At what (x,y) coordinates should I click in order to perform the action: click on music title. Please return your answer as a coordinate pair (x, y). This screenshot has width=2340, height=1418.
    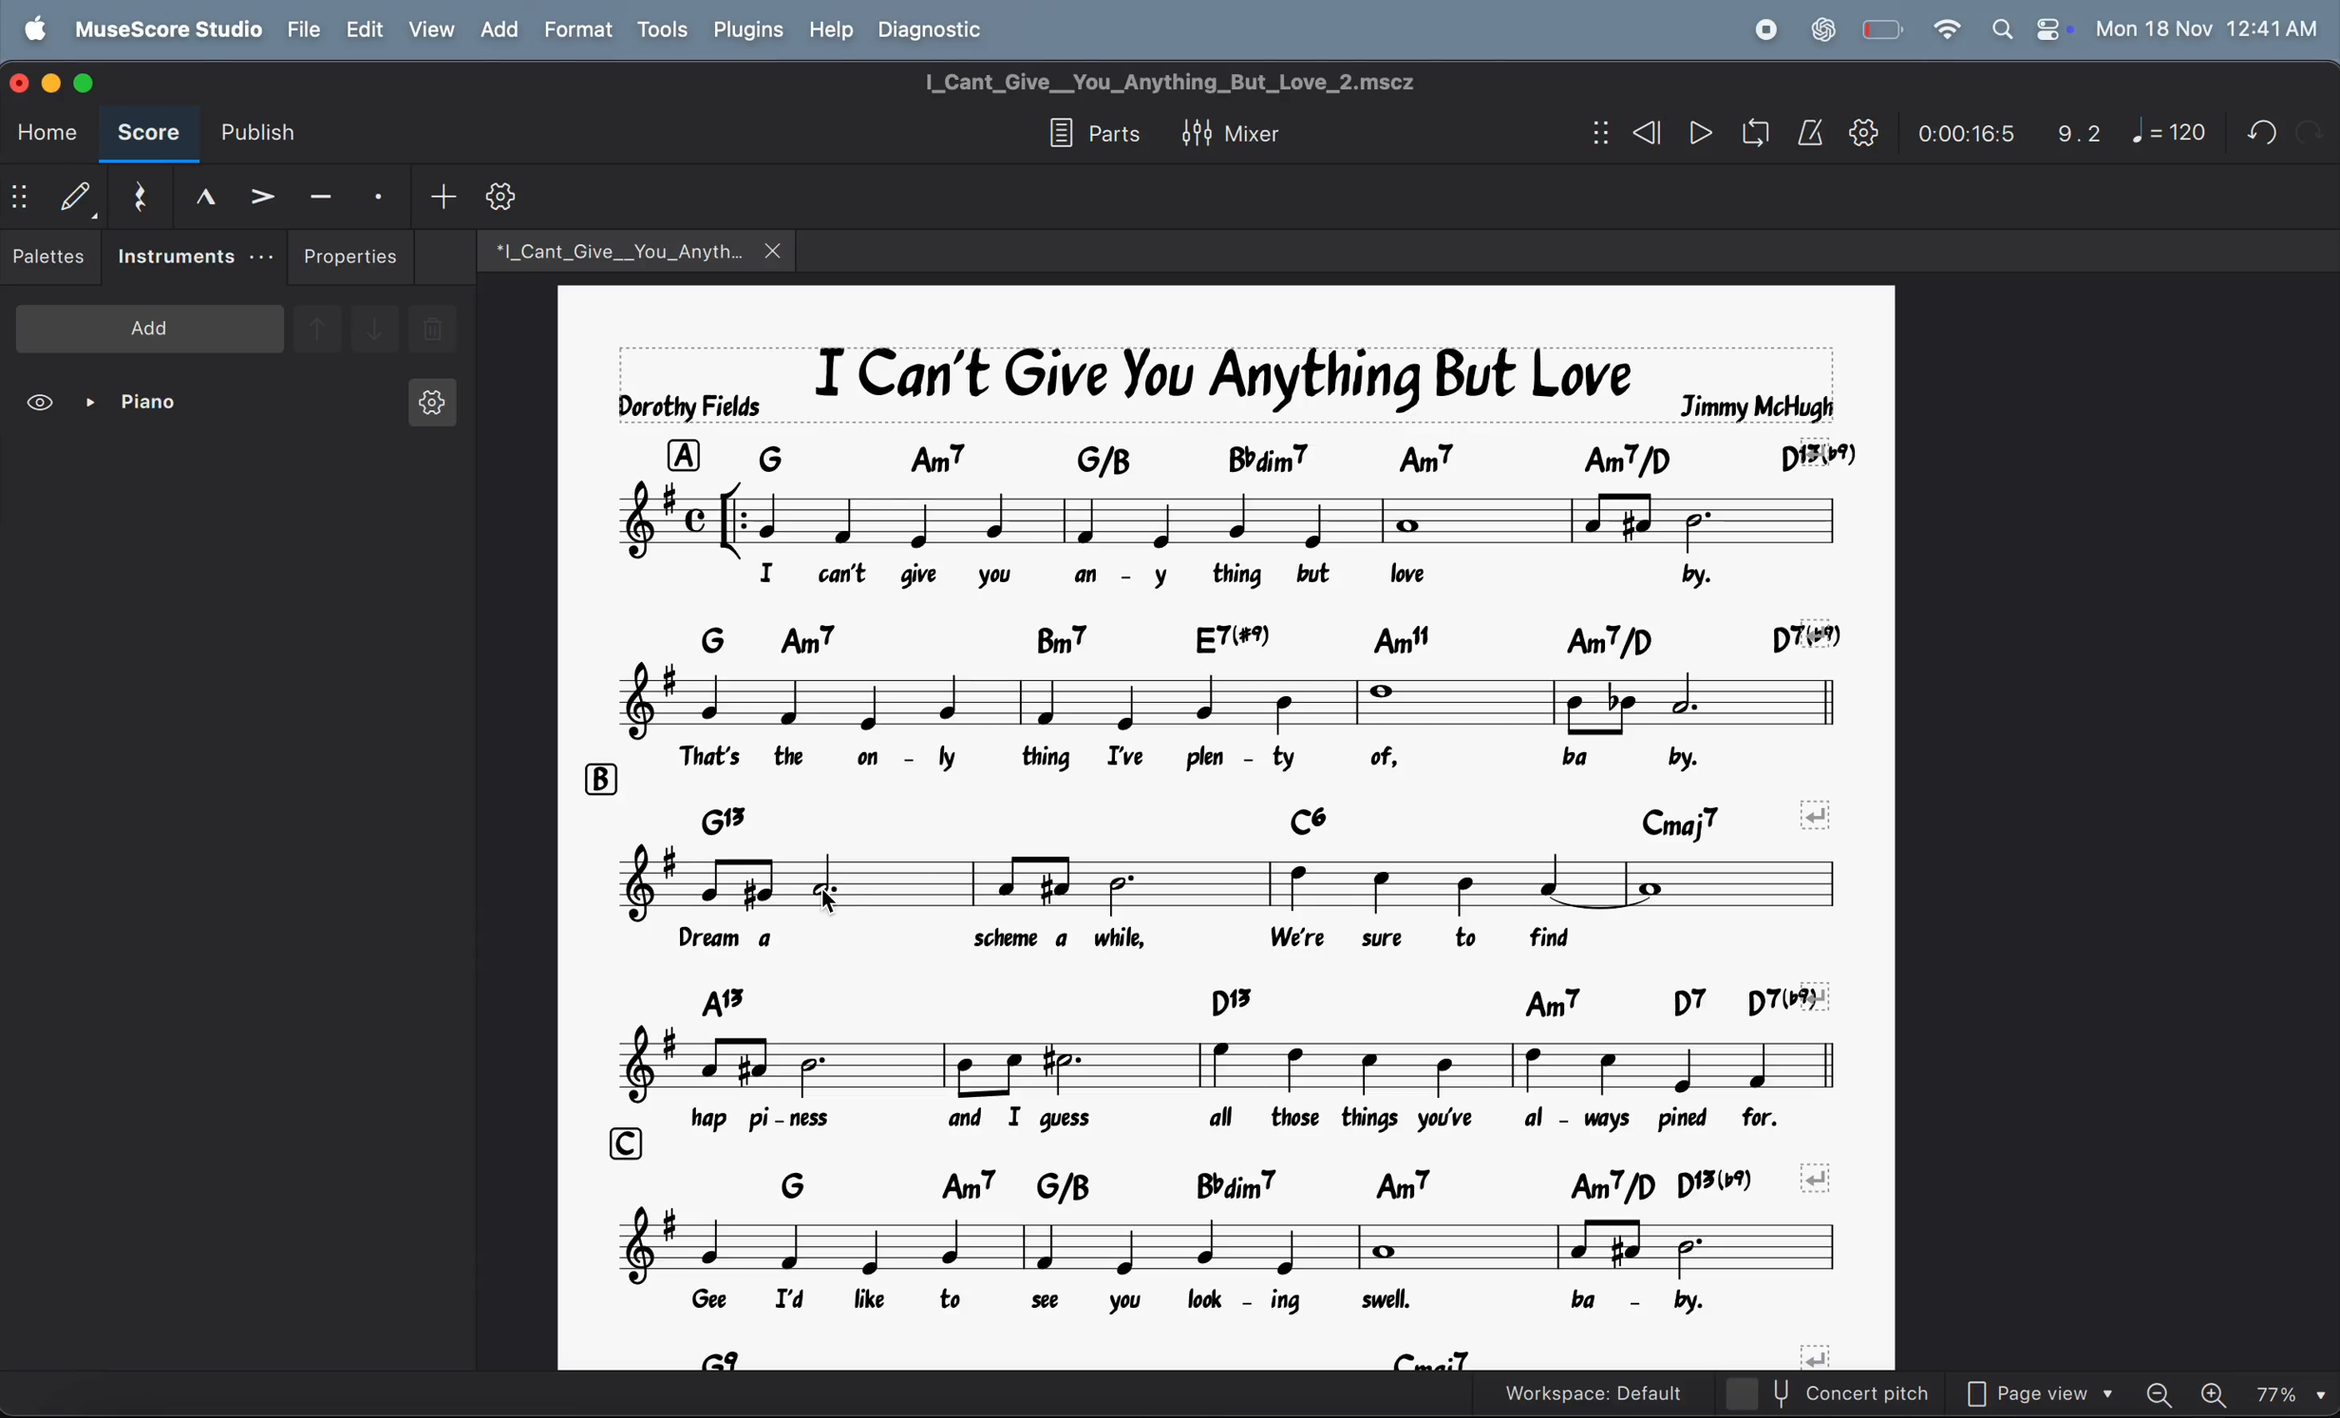
    Looking at the image, I should click on (1223, 385).